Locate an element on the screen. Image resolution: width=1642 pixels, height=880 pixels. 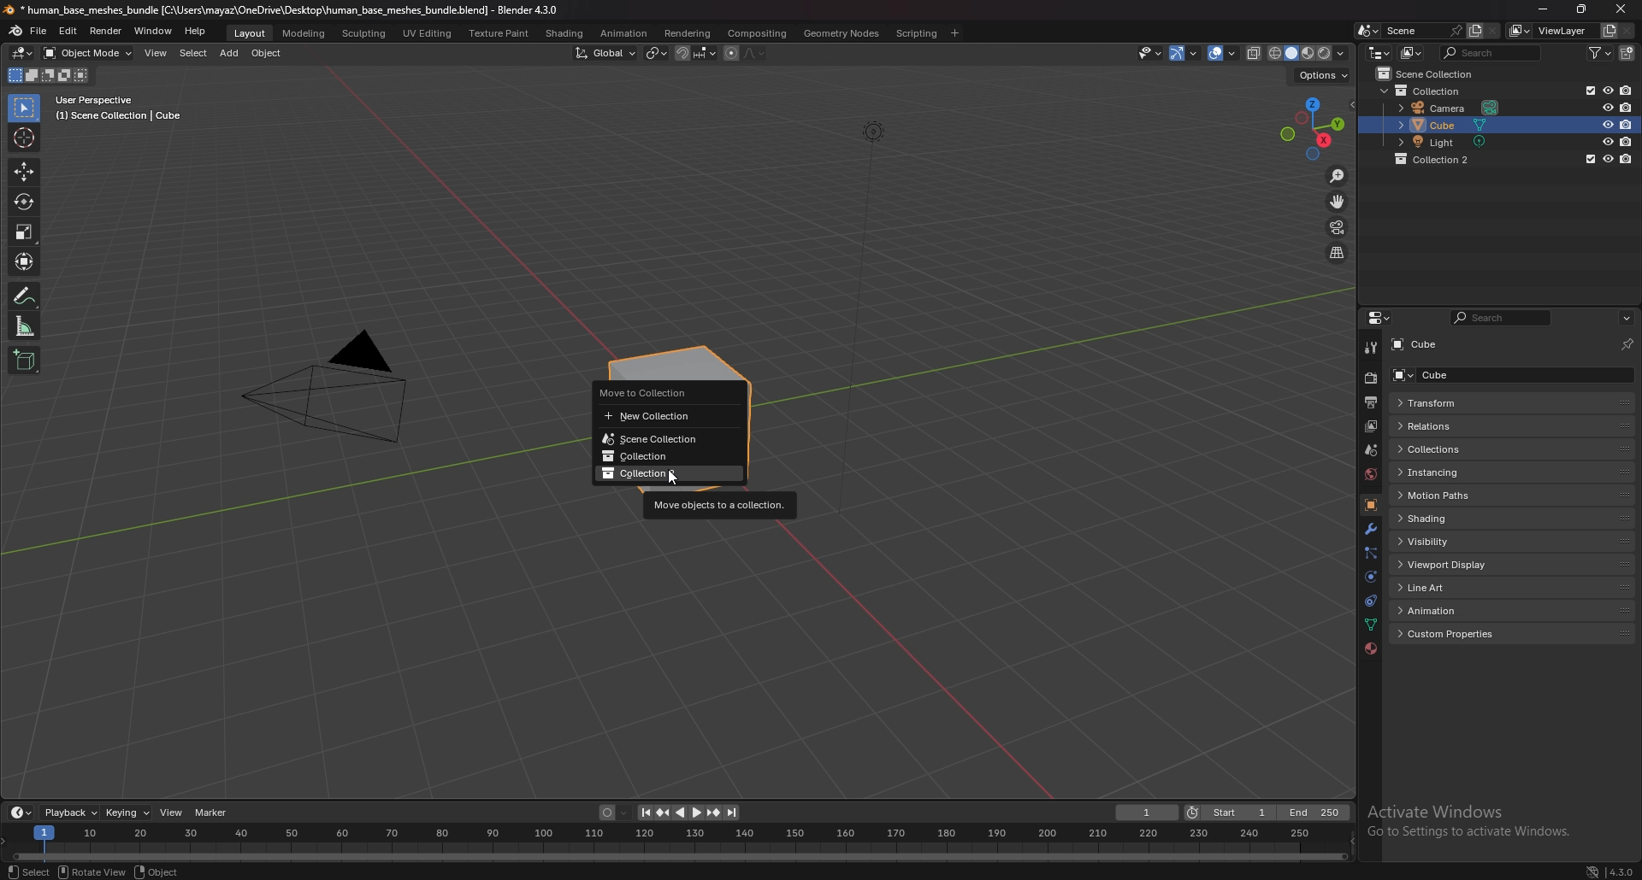
delete scene is located at coordinates (1493, 30).